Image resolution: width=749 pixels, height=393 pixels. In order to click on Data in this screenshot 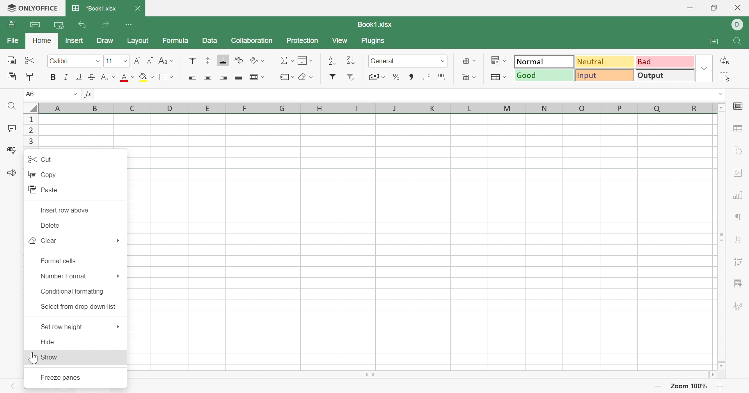, I will do `click(209, 41)`.